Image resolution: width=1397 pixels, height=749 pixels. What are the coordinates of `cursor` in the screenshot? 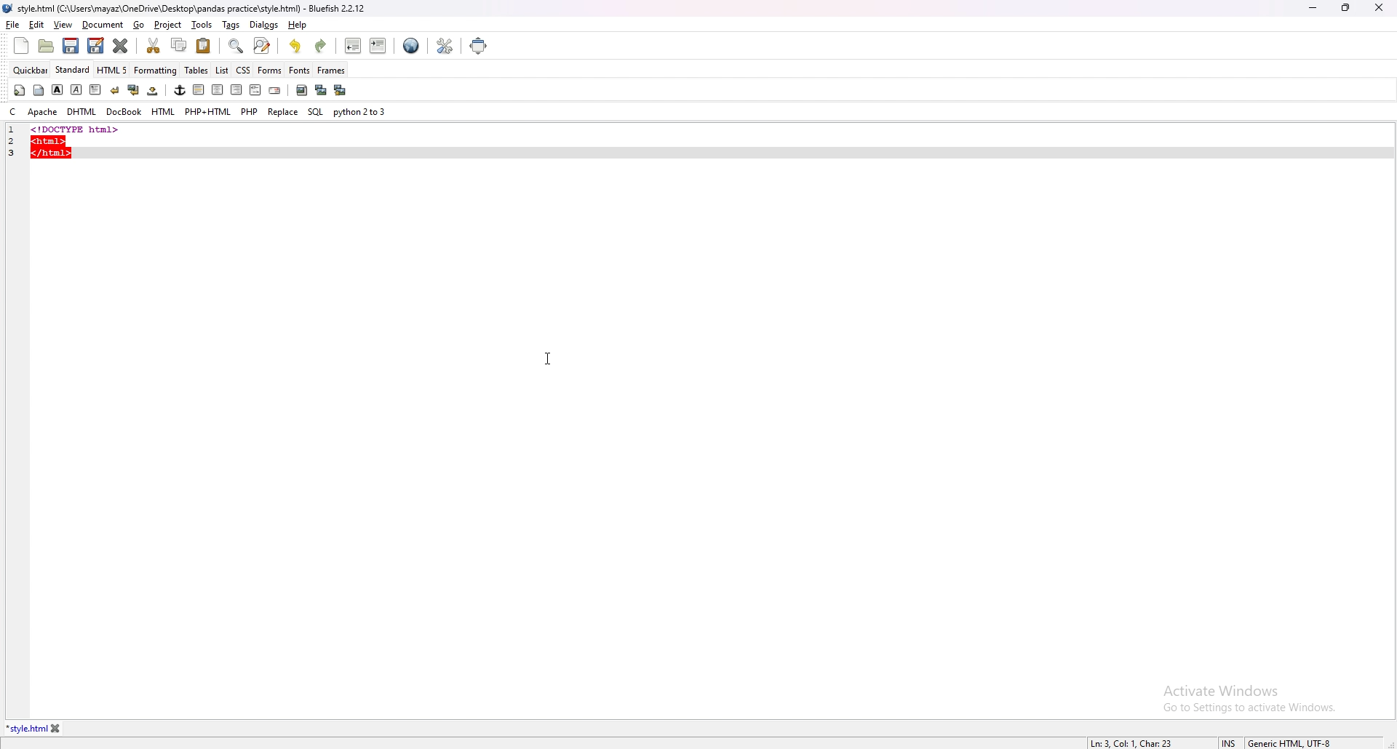 It's located at (550, 357).